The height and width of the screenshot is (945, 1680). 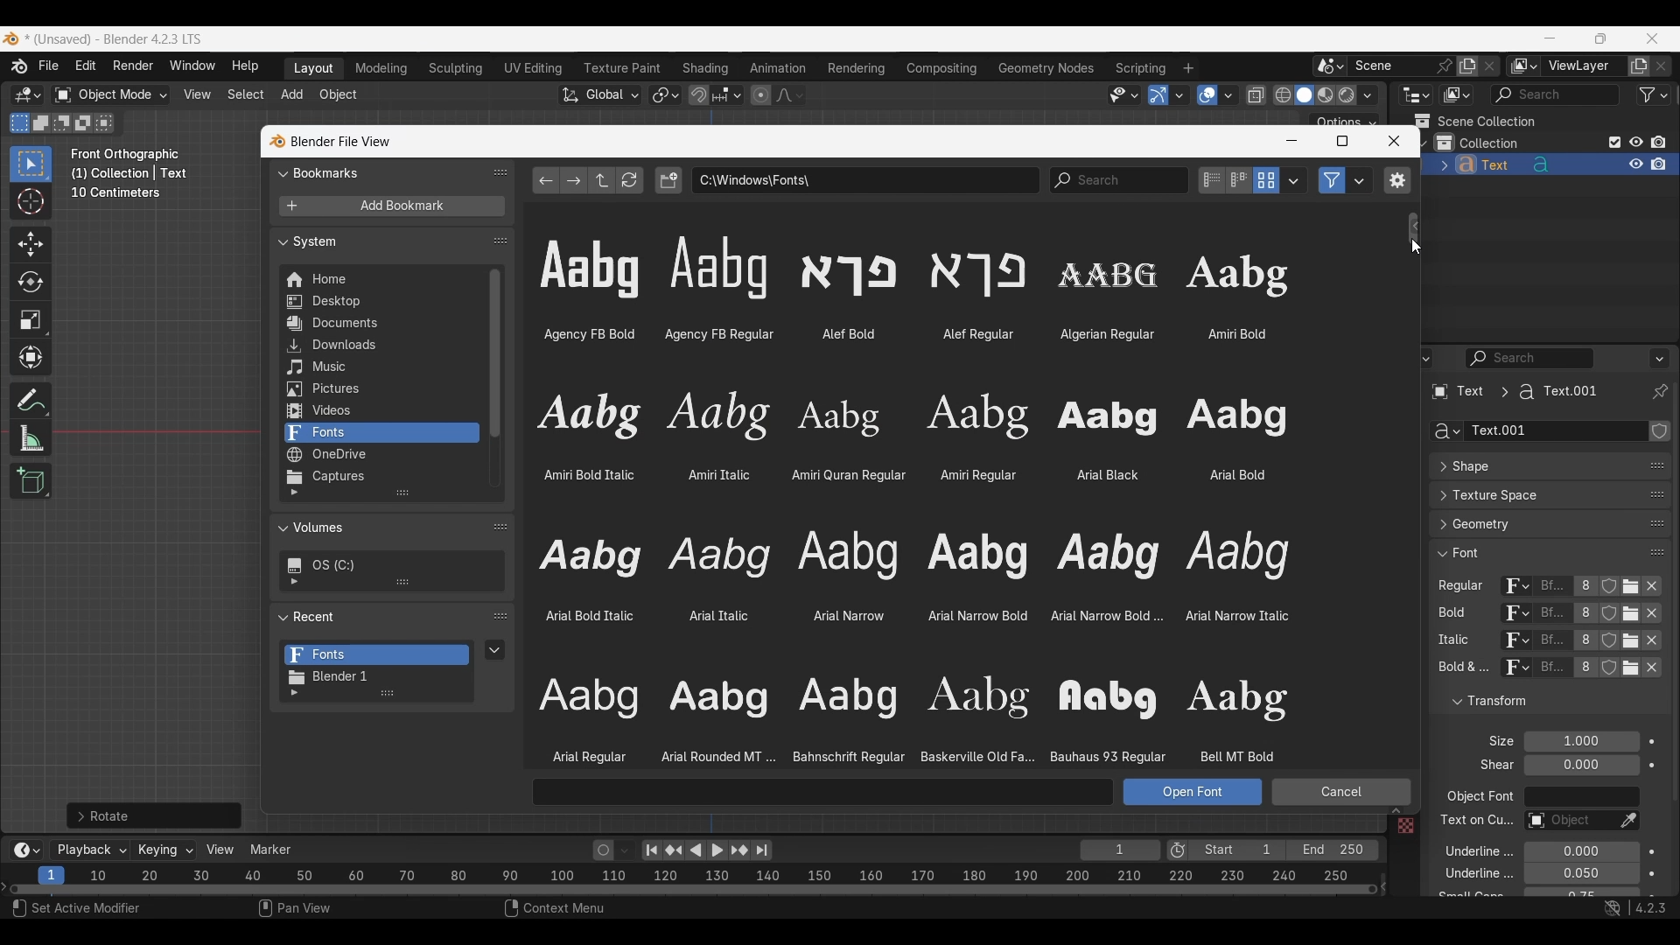 What do you see at coordinates (292, 95) in the screenshot?
I see `Add menu highlighted as current selection` at bounding box center [292, 95].